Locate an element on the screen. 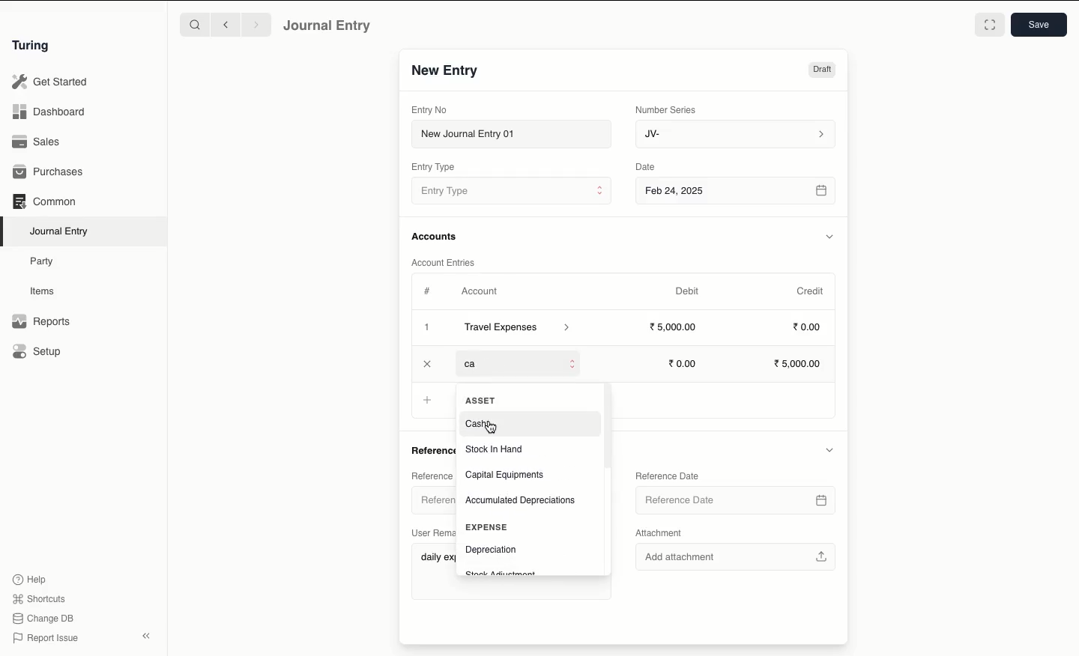 The height and width of the screenshot is (656, 1079). Setup is located at coordinates (37, 350).